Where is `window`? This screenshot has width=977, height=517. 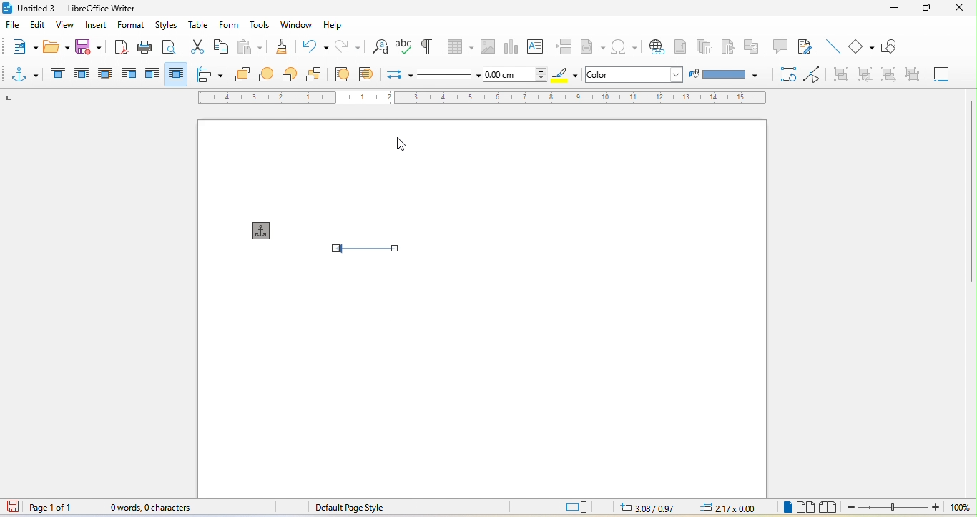
window is located at coordinates (296, 25).